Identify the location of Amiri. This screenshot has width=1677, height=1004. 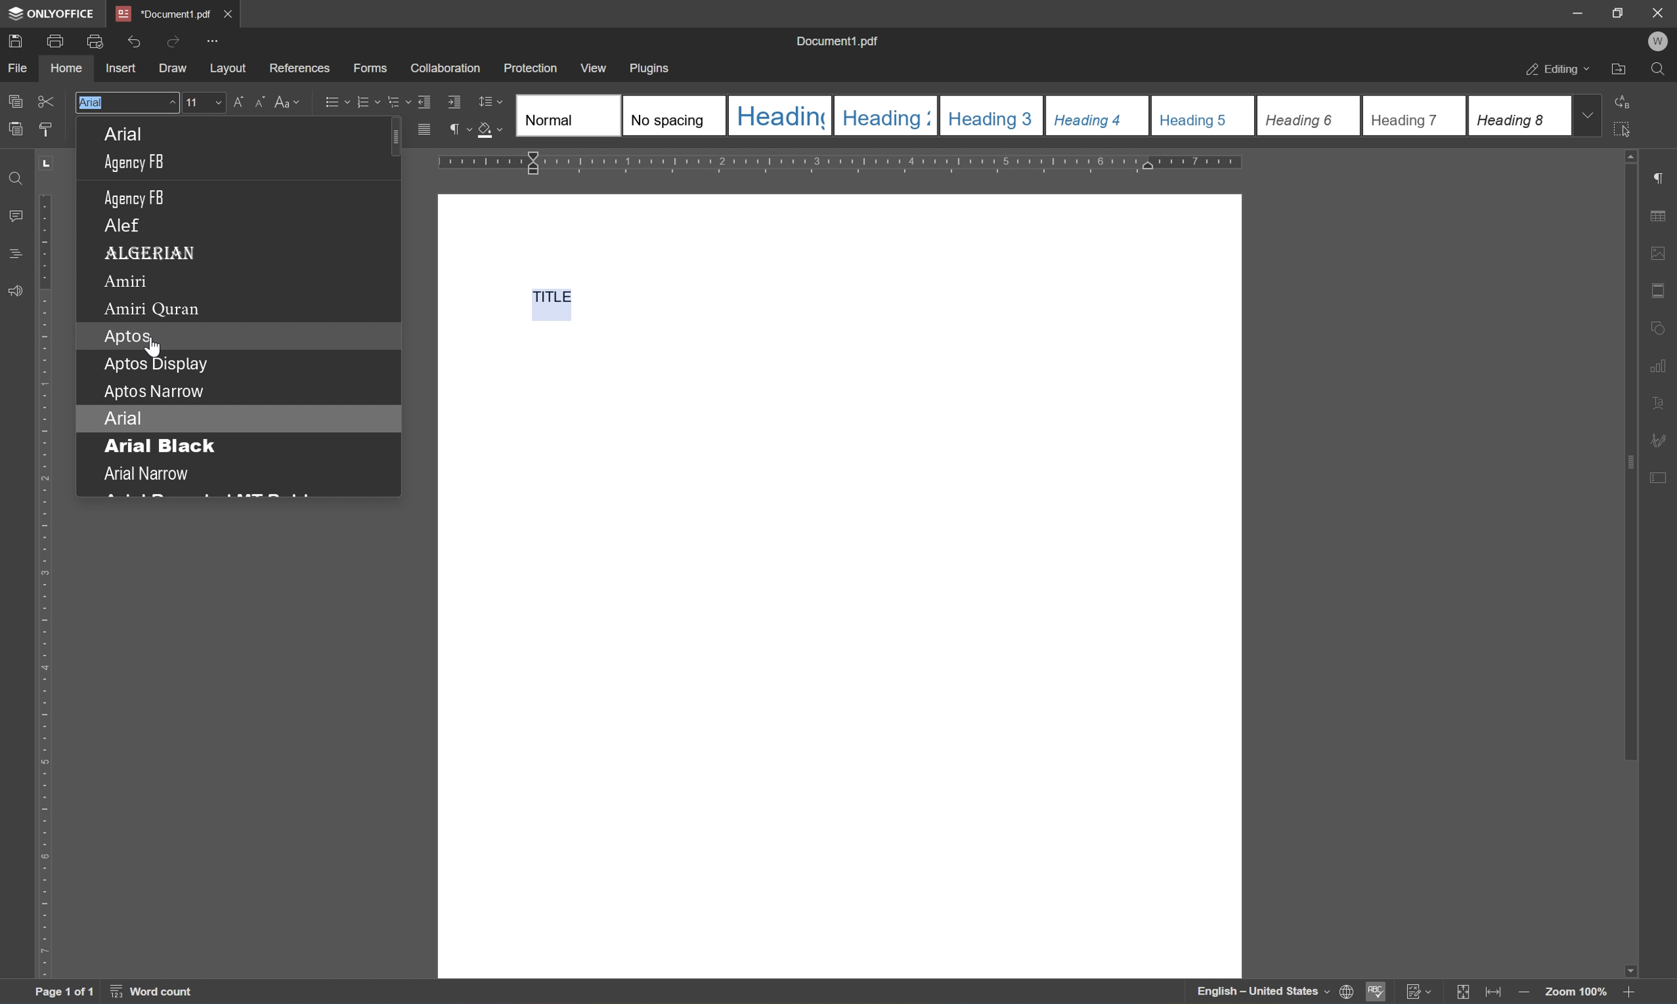
(141, 283).